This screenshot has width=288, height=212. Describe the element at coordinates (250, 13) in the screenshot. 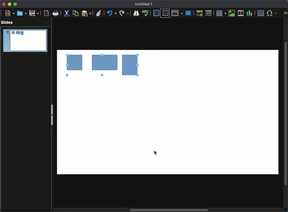

I see `Chart` at that location.